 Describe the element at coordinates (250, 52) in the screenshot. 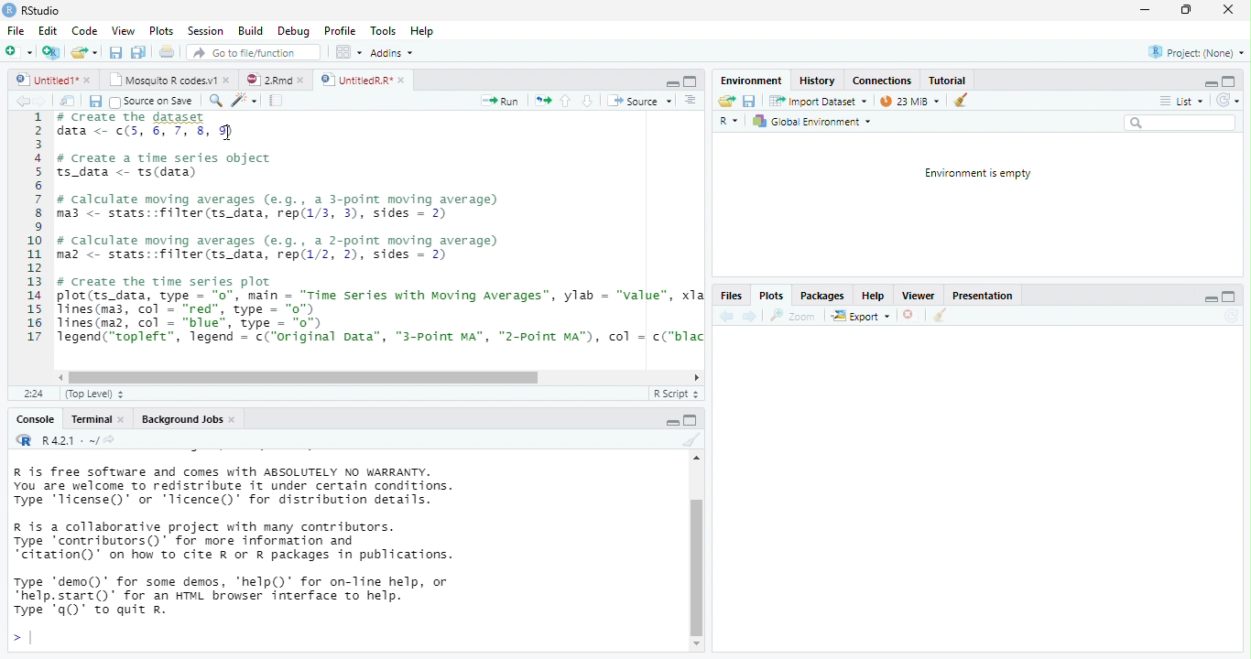

I see `Go to file/function` at that location.